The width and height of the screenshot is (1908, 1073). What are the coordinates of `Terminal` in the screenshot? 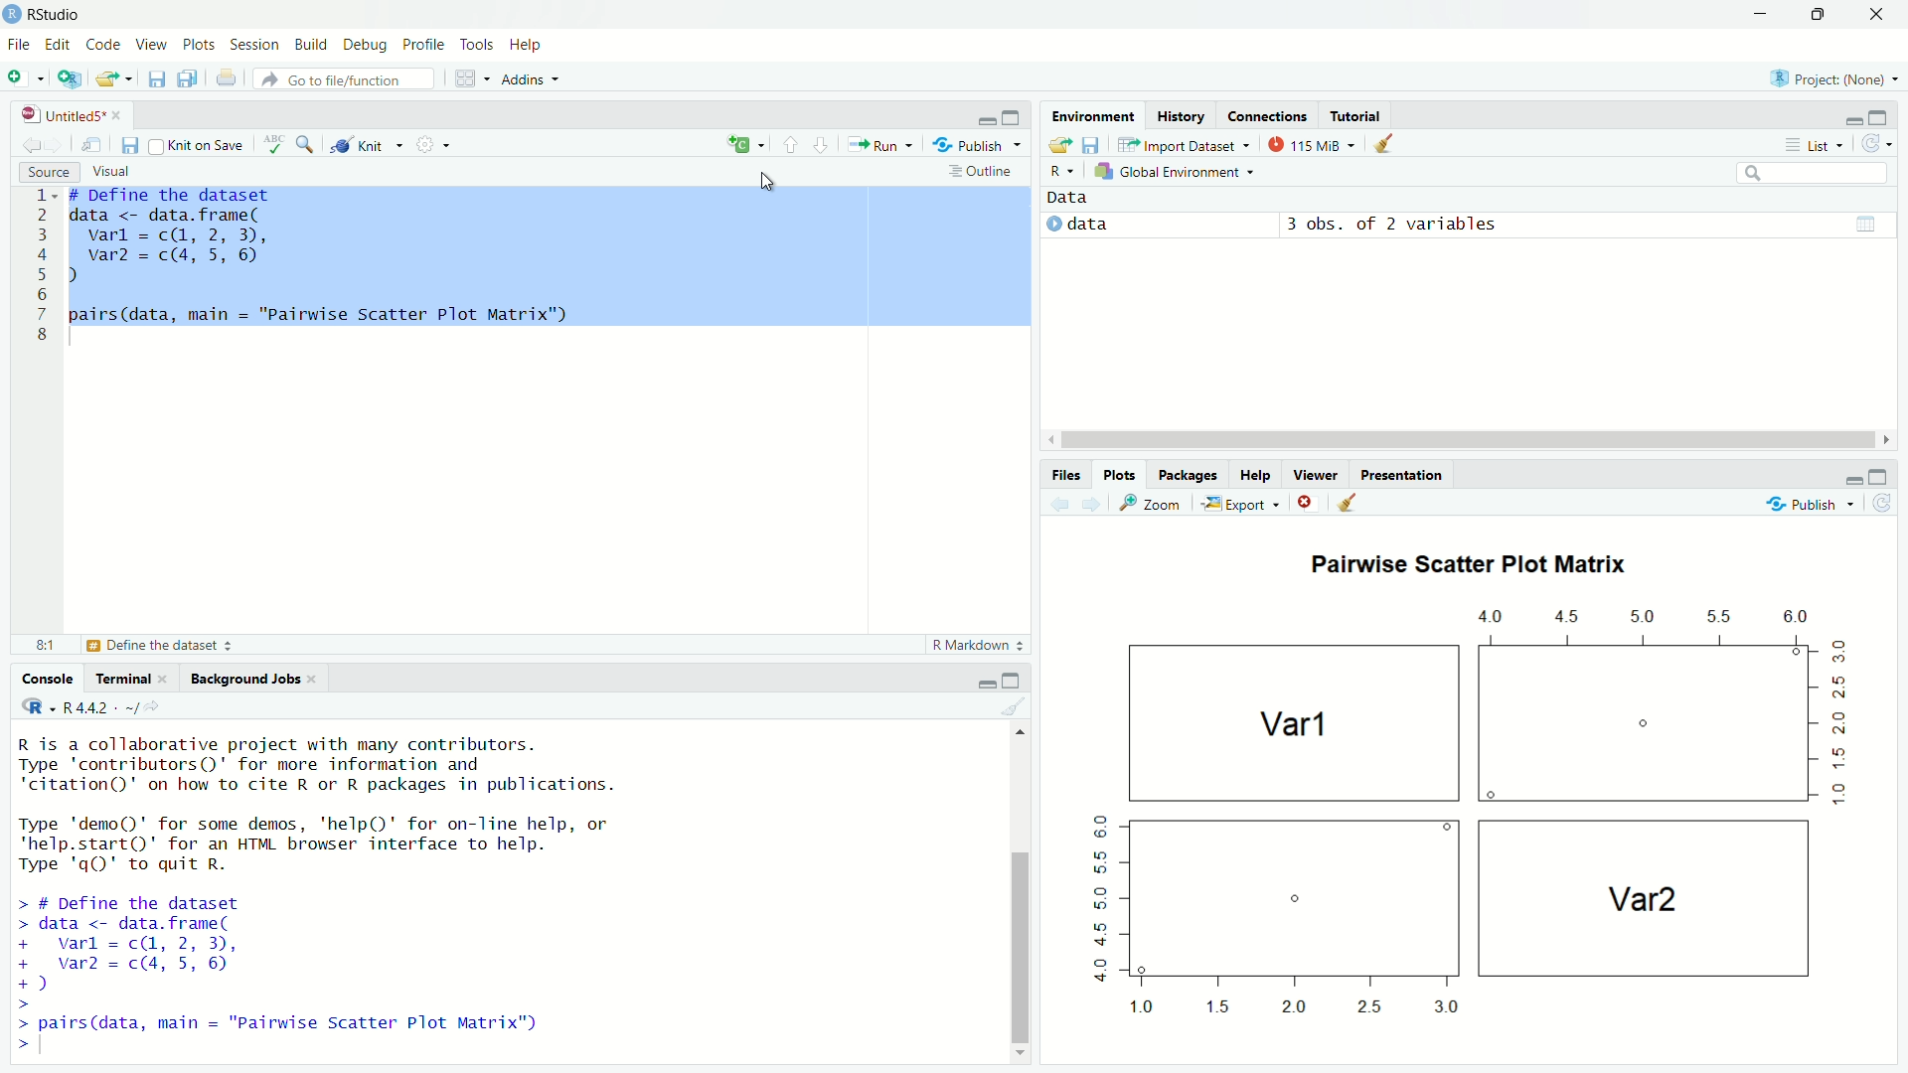 It's located at (130, 676).